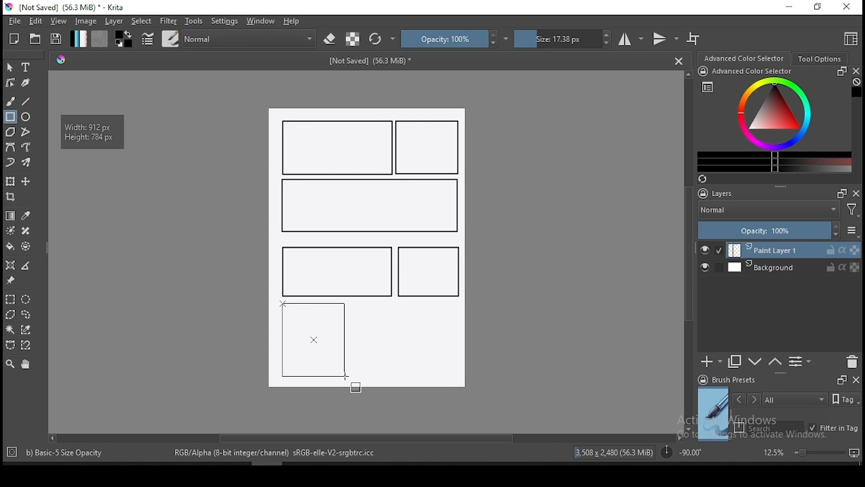 Image resolution: width=865 pixels, height=487 pixels. Describe the element at coordinates (26, 182) in the screenshot. I see `move a layer` at that location.